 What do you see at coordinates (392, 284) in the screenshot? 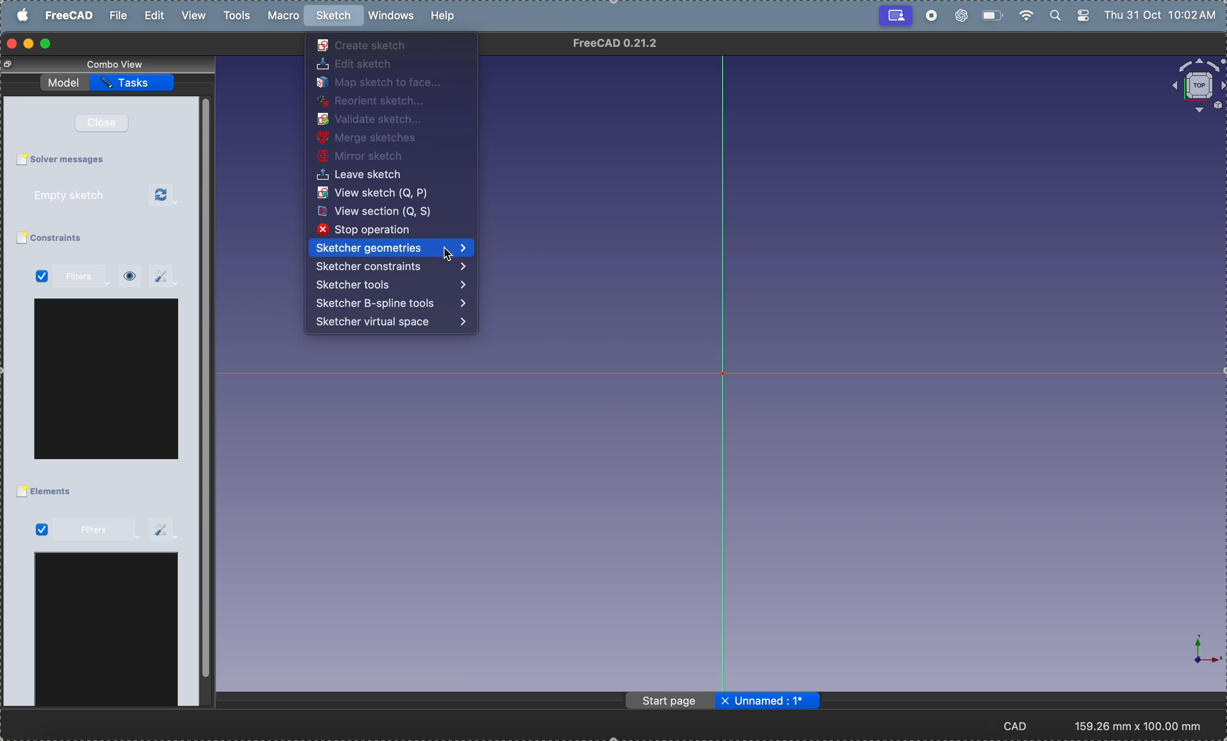
I see `sketcher tools` at bounding box center [392, 284].